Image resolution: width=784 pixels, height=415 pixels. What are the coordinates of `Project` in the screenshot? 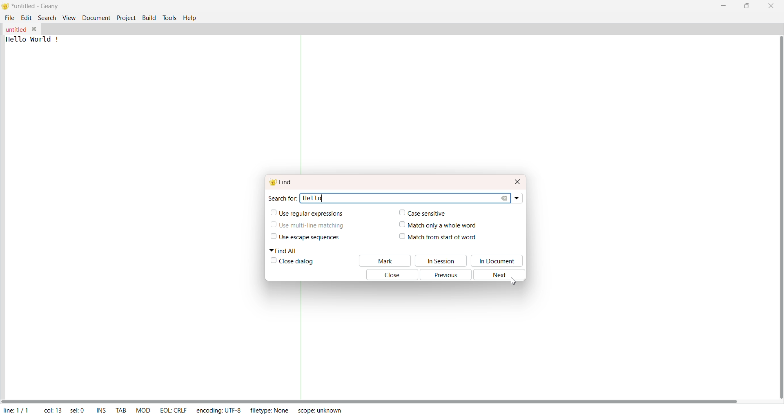 It's located at (126, 18).